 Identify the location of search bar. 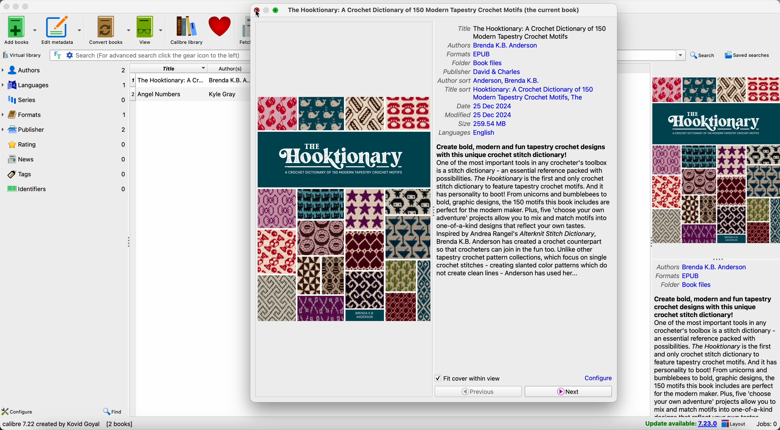
(149, 56).